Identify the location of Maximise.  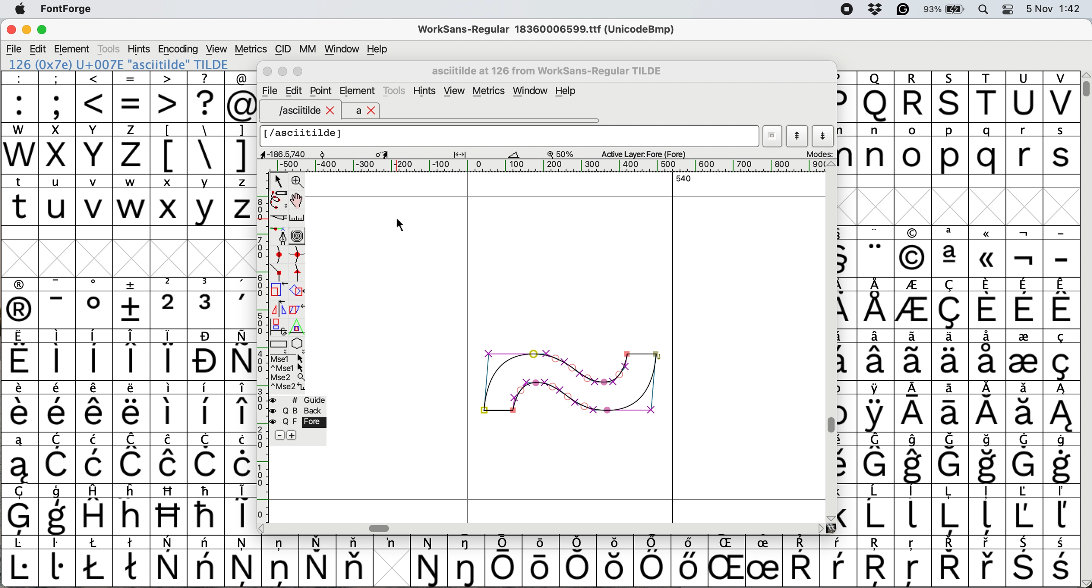
(300, 72).